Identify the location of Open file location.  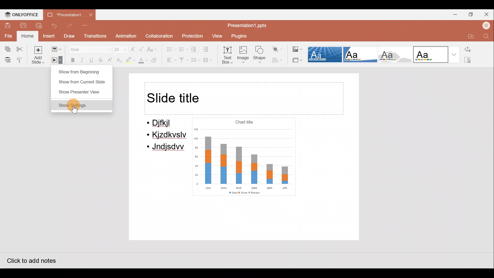
(468, 36).